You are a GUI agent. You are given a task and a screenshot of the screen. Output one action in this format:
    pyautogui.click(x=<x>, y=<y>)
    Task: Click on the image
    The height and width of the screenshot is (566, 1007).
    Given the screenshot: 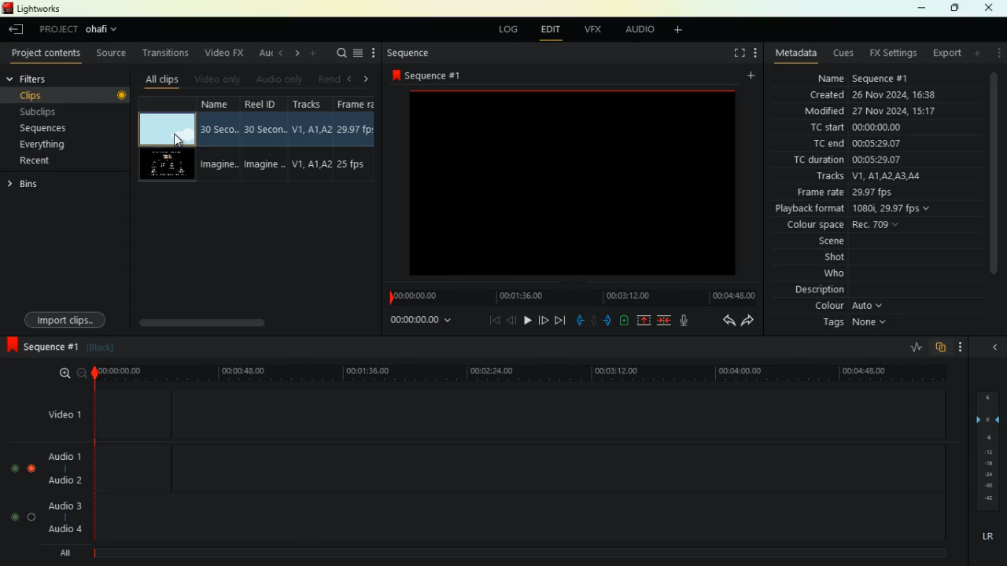 What is the action you would take?
    pyautogui.click(x=569, y=182)
    